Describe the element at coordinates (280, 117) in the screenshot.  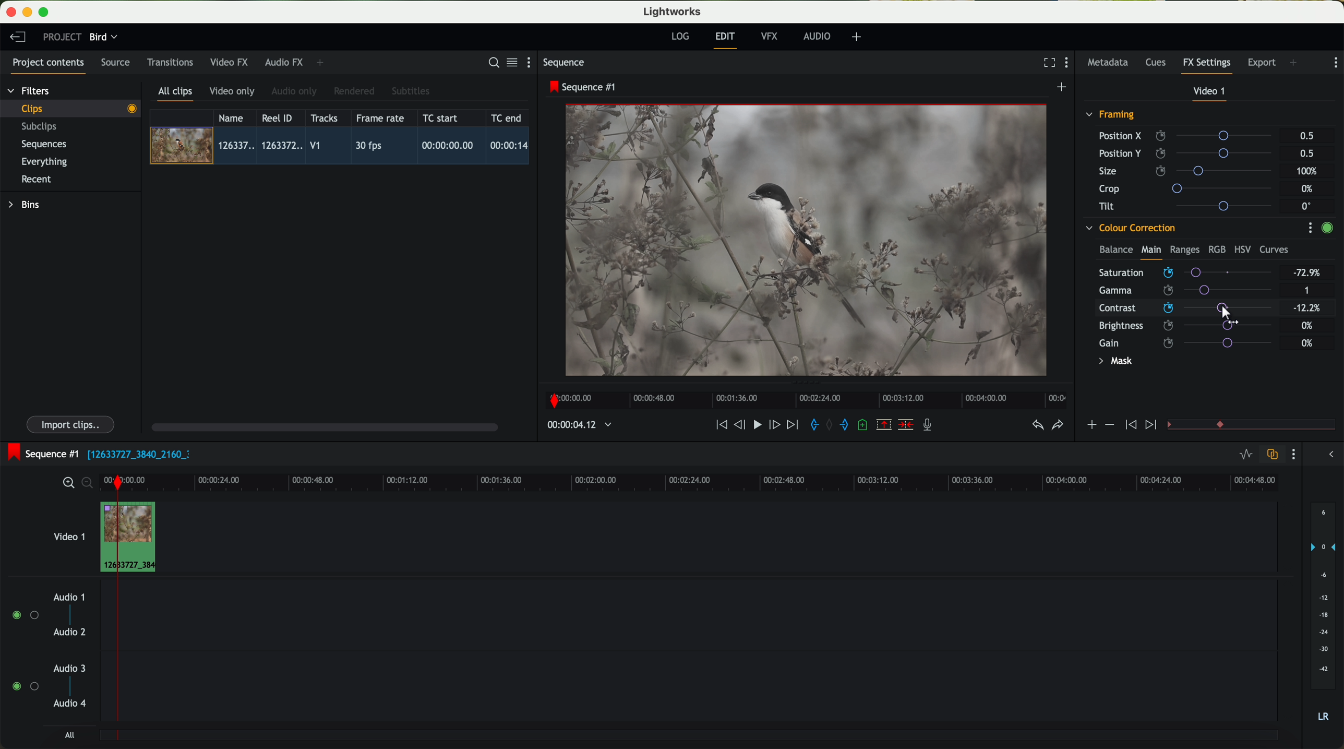
I see `Reel ID` at that location.